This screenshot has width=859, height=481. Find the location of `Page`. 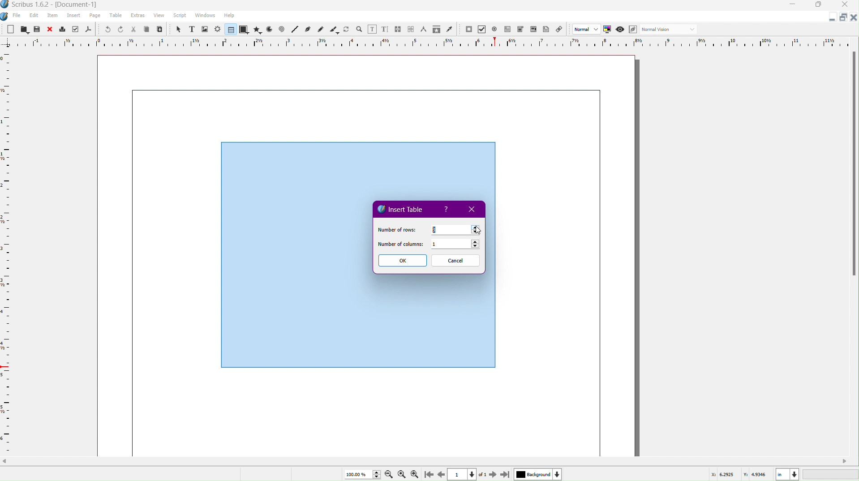

Page is located at coordinates (95, 16).